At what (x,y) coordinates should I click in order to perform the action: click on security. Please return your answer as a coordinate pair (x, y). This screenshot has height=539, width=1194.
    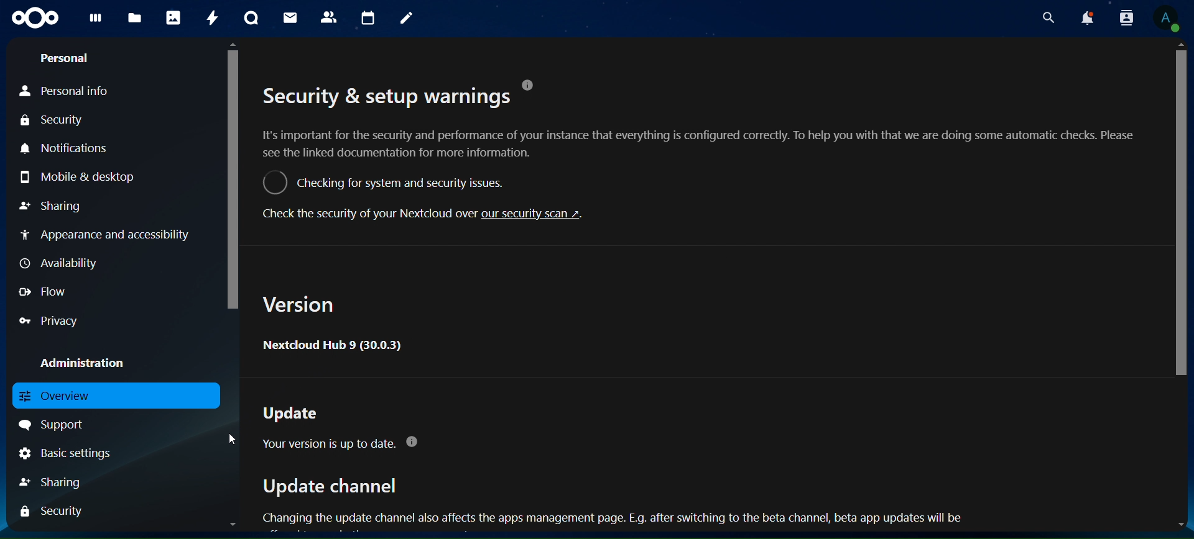
    Looking at the image, I should click on (53, 120).